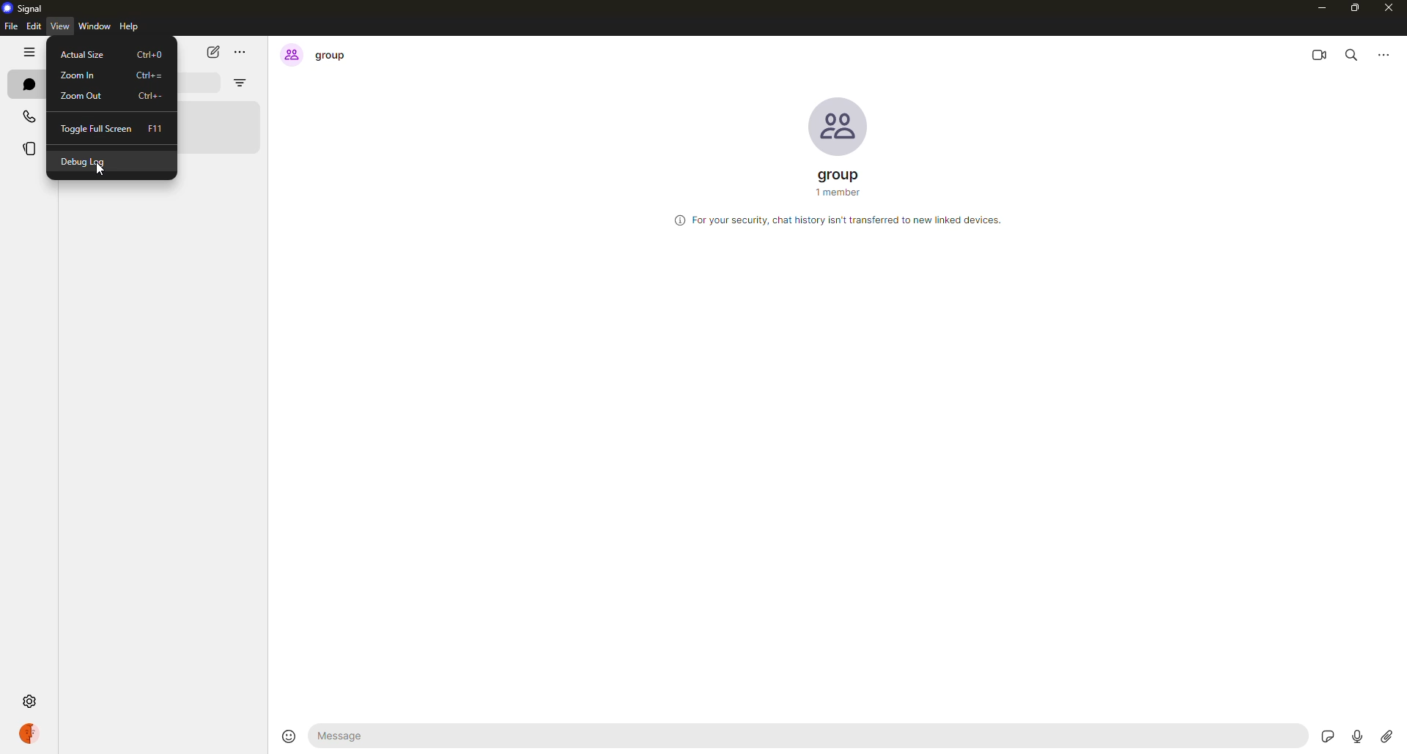 Image resolution: width=1407 pixels, height=754 pixels. What do you see at coordinates (1386, 53) in the screenshot?
I see `more` at bounding box center [1386, 53].